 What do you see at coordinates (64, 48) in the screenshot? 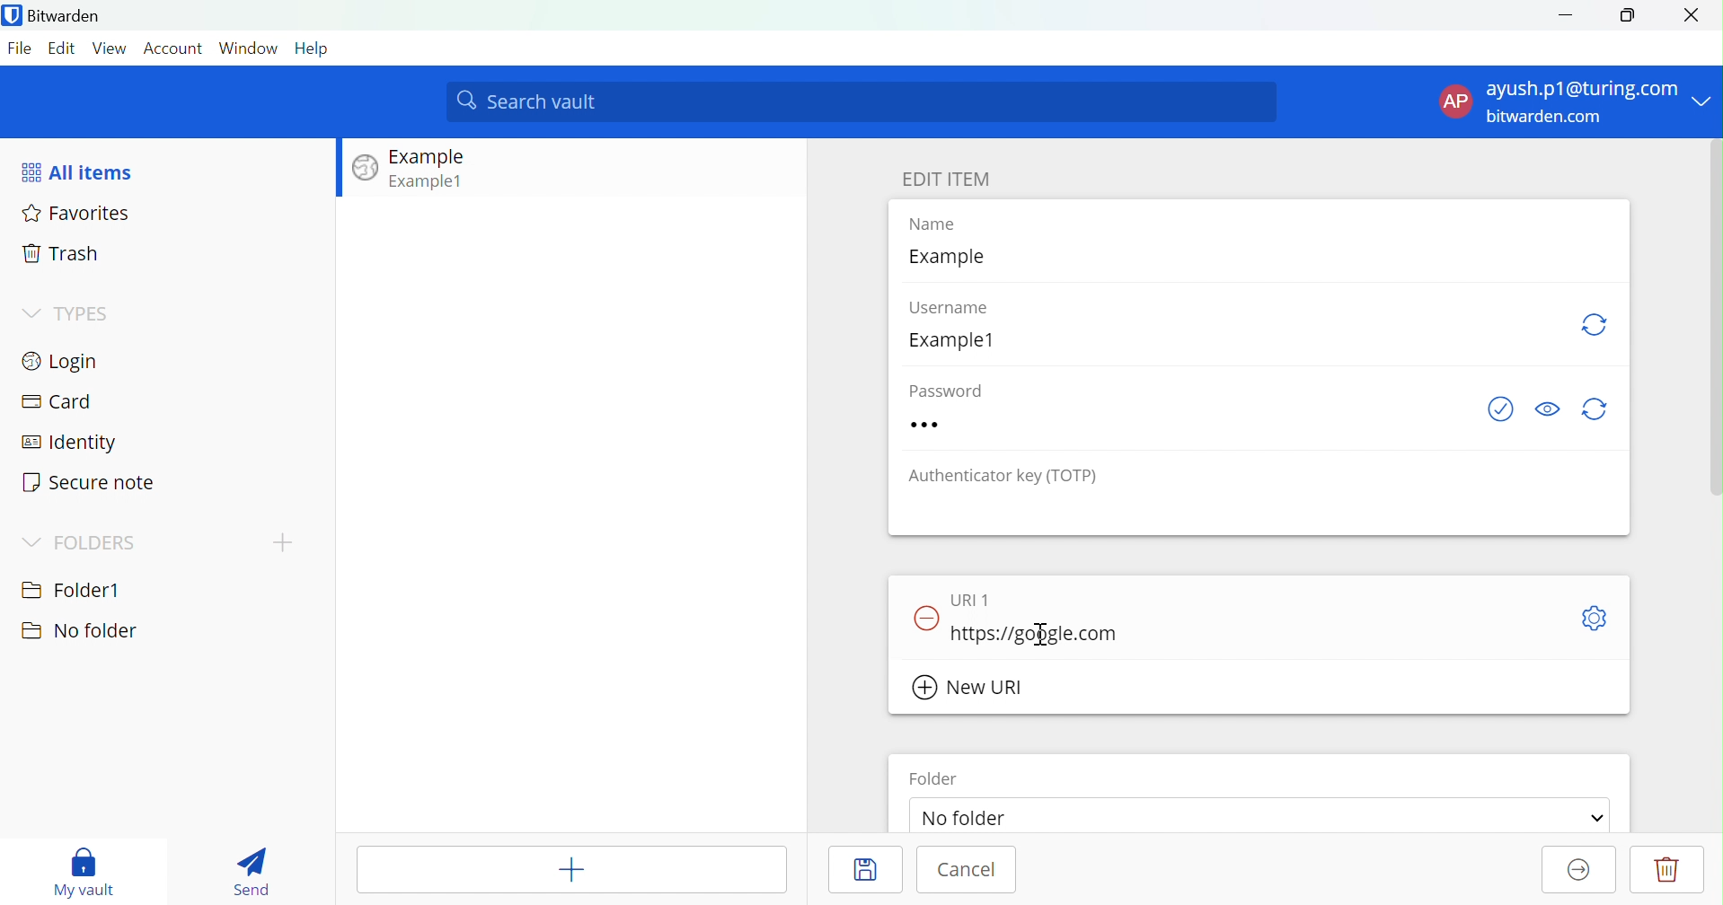
I see `Edit` at bounding box center [64, 48].